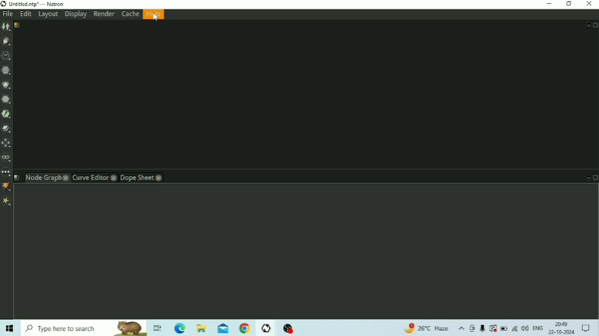 This screenshot has width=599, height=336. I want to click on Float Pane, so click(586, 177).